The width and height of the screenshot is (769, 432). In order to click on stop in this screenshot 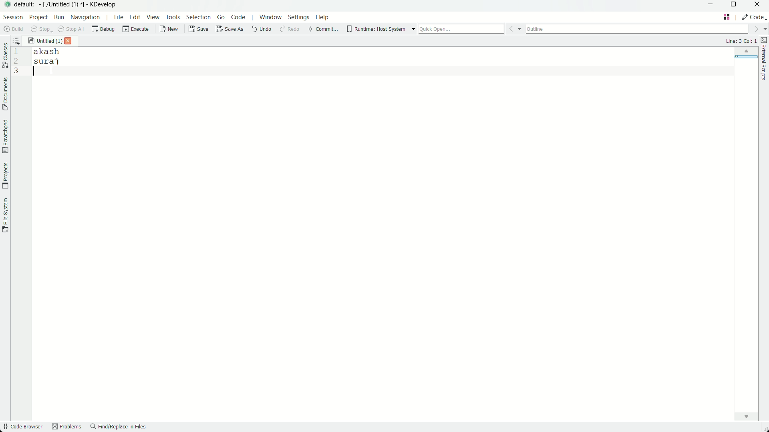, I will do `click(40, 28)`.